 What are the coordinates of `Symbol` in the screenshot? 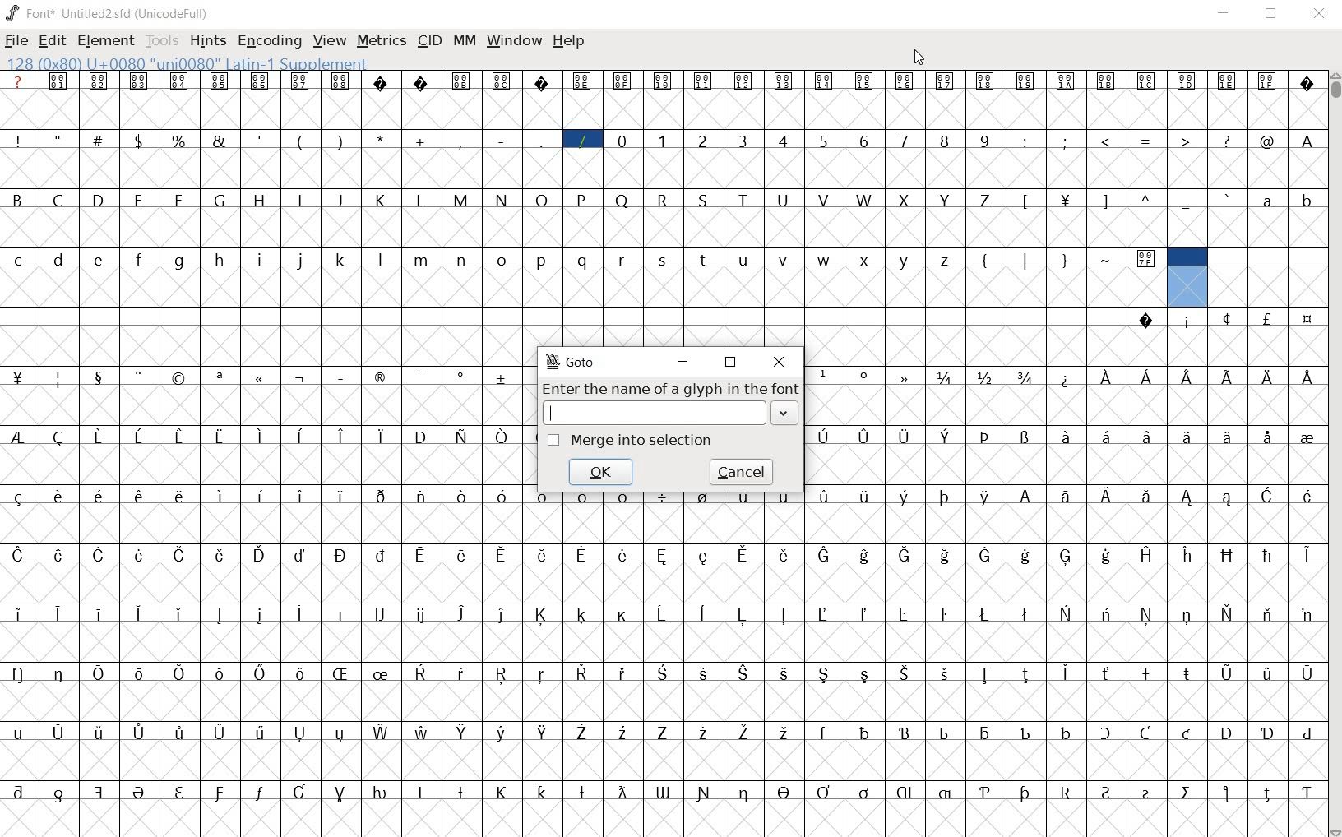 It's located at (1227, 793).